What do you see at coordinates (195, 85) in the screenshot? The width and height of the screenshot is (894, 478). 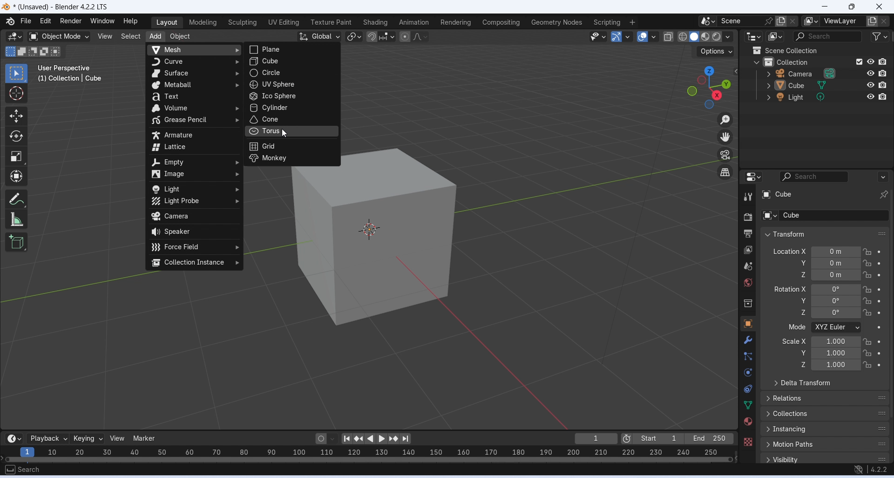 I see `metaball` at bounding box center [195, 85].